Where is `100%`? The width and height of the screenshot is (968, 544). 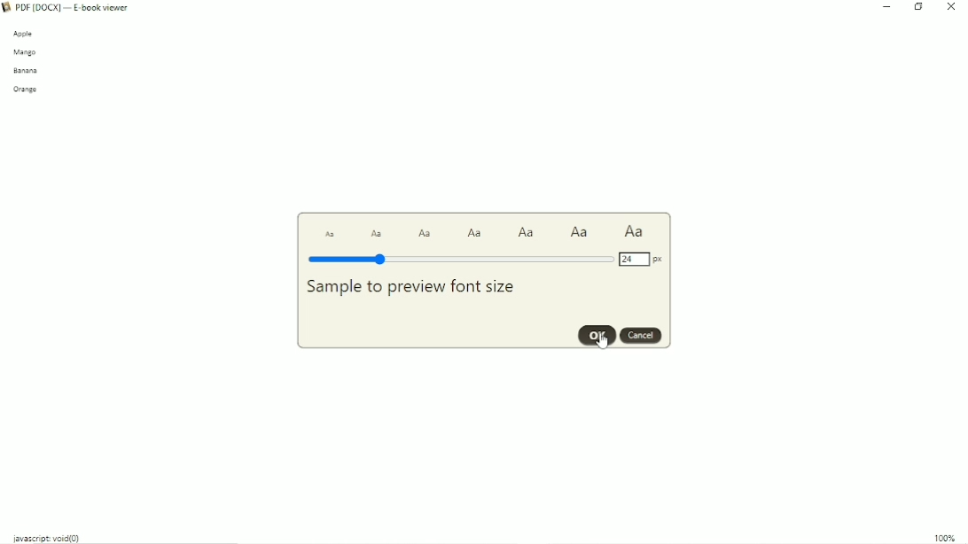
100% is located at coordinates (946, 537).